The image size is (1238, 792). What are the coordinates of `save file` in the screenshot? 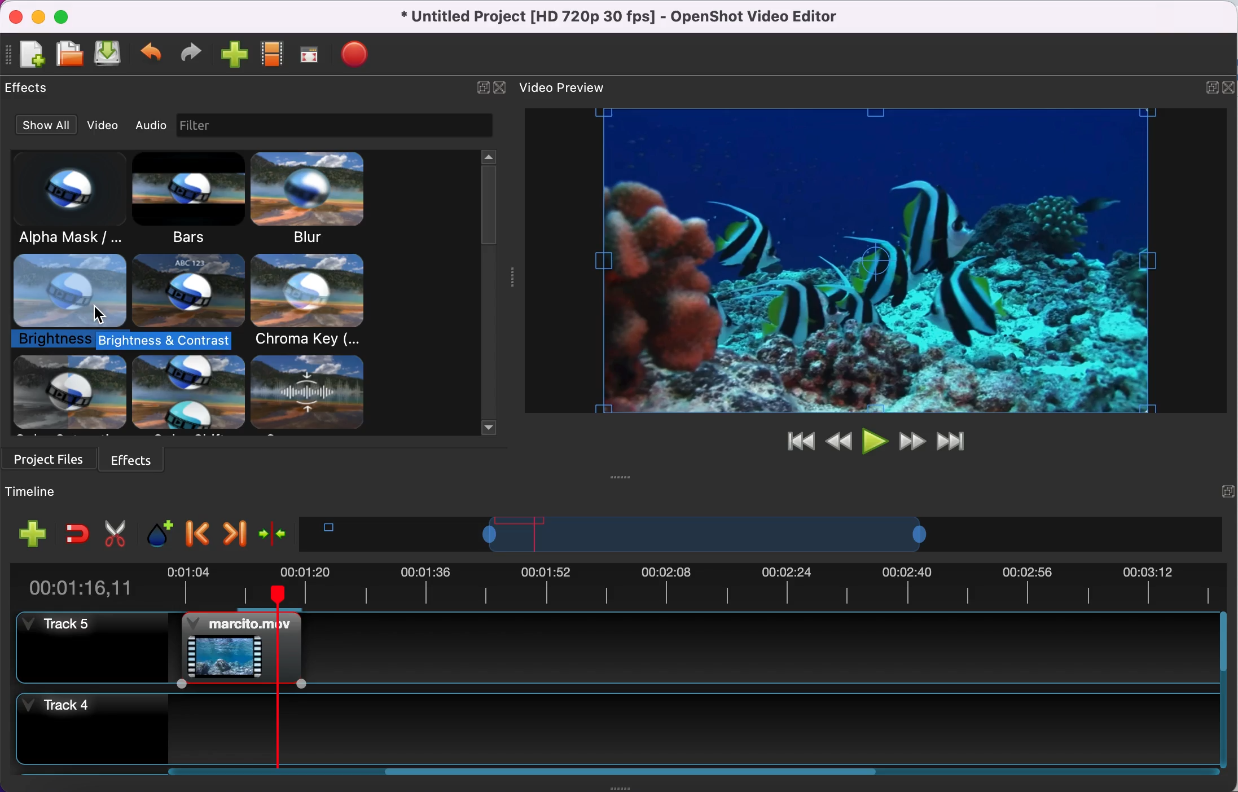 It's located at (110, 55).